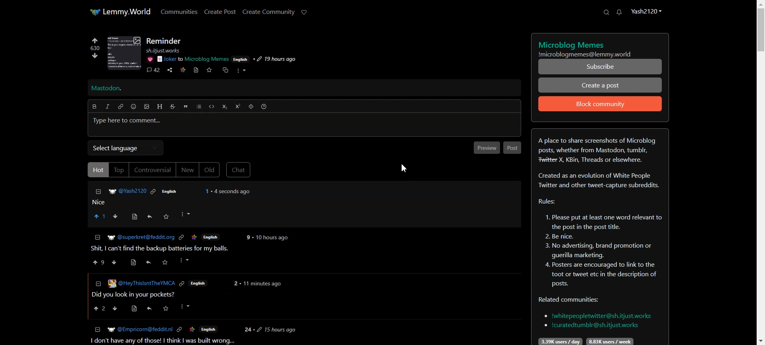  What do you see at coordinates (94, 107) in the screenshot?
I see `Bold` at bounding box center [94, 107].